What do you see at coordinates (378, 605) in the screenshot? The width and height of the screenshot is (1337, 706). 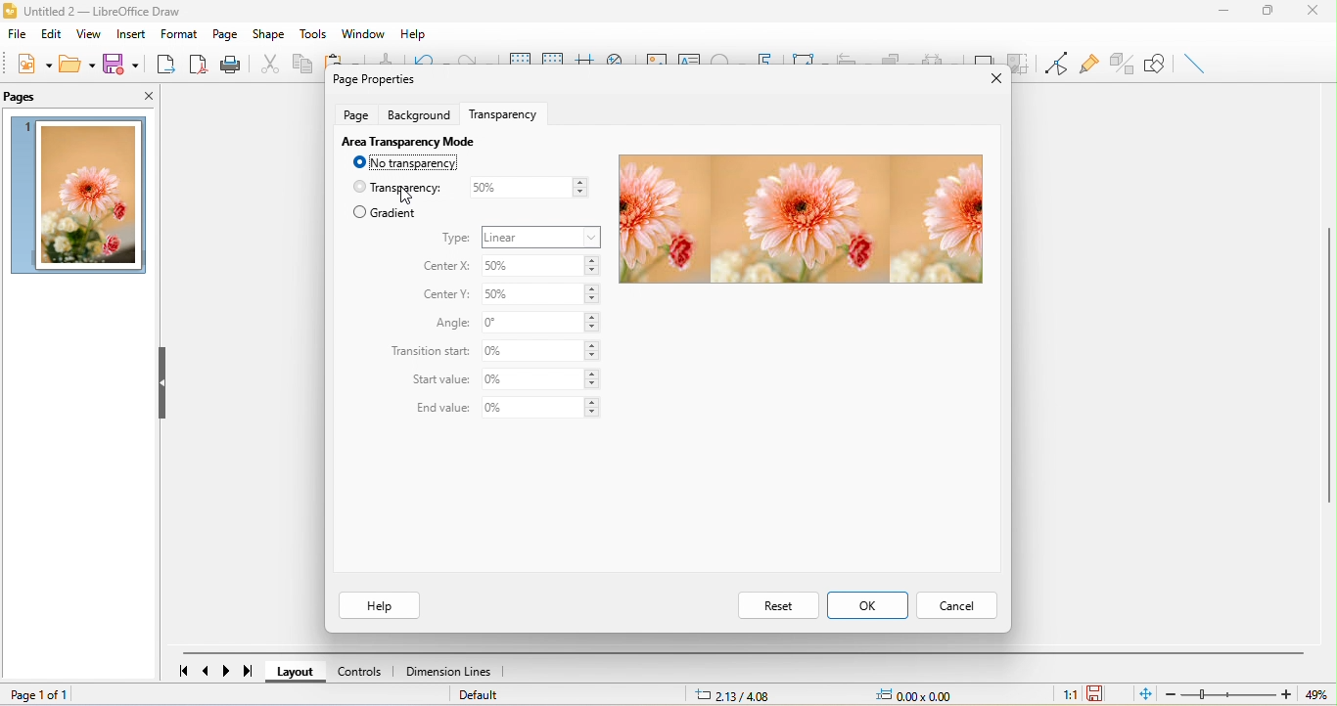 I see `help` at bounding box center [378, 605].